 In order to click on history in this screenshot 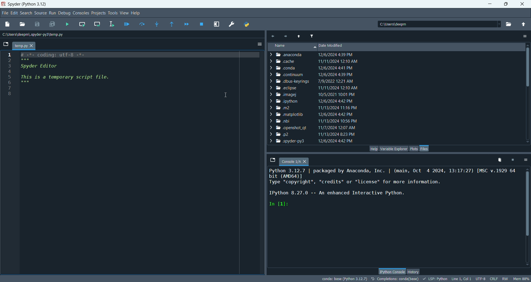, I will do `click(413, 272)`.